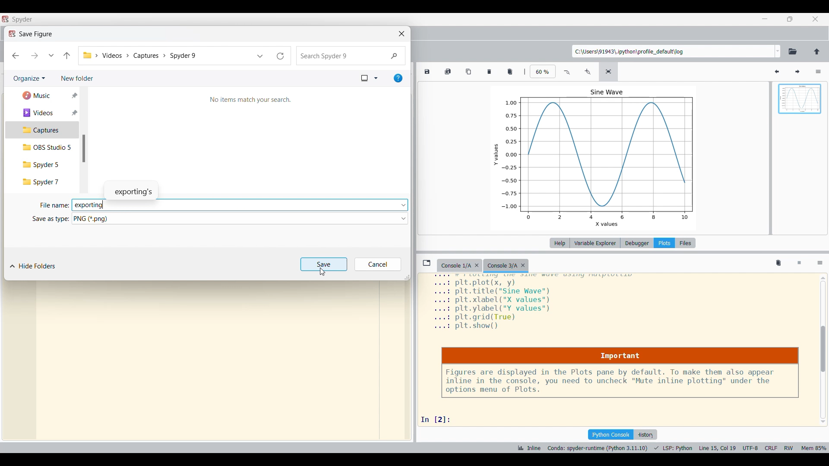 Image resolution: width=829 pixels, height=466 pixels. What do you see at coordinates (83, 148) in the screenshot?
I see `Vertical slide bar` at bounding box center [83, 148].